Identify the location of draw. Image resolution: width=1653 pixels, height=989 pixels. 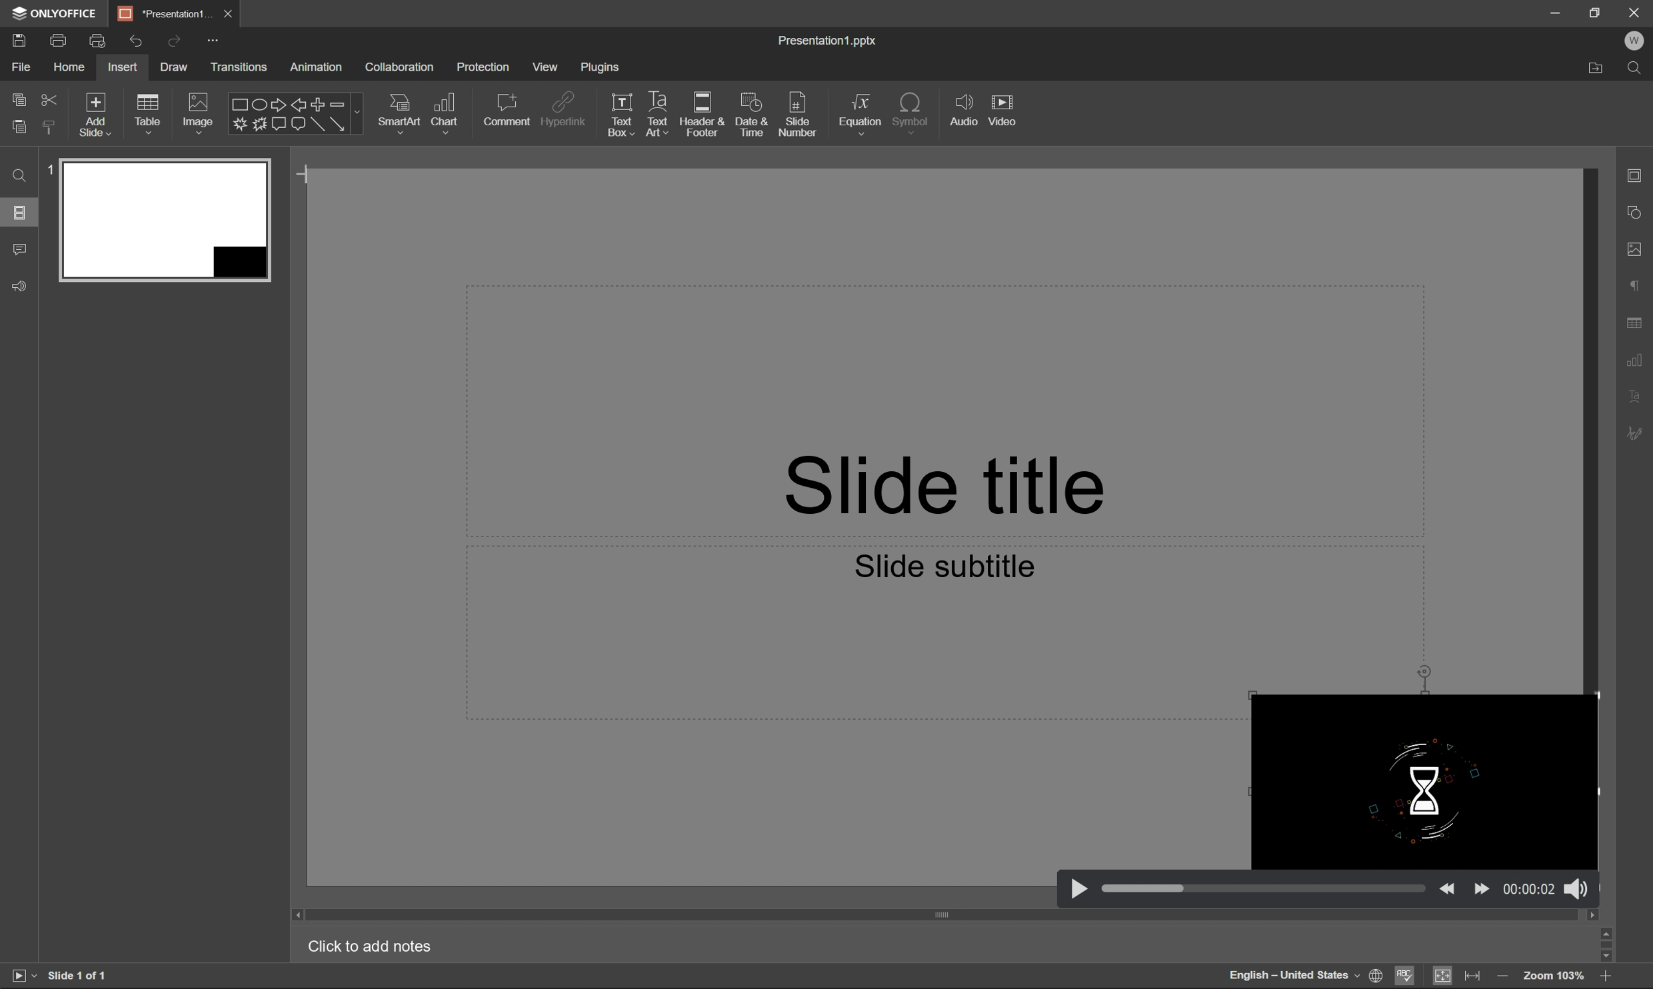
(175, 66).